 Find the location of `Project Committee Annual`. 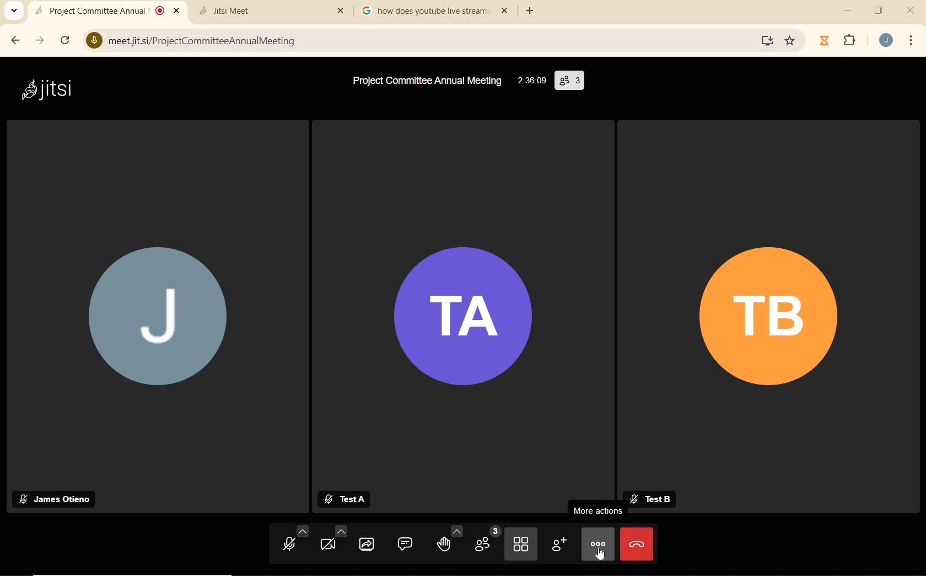

Project Committee Annual is located at coordinates (107, 10).